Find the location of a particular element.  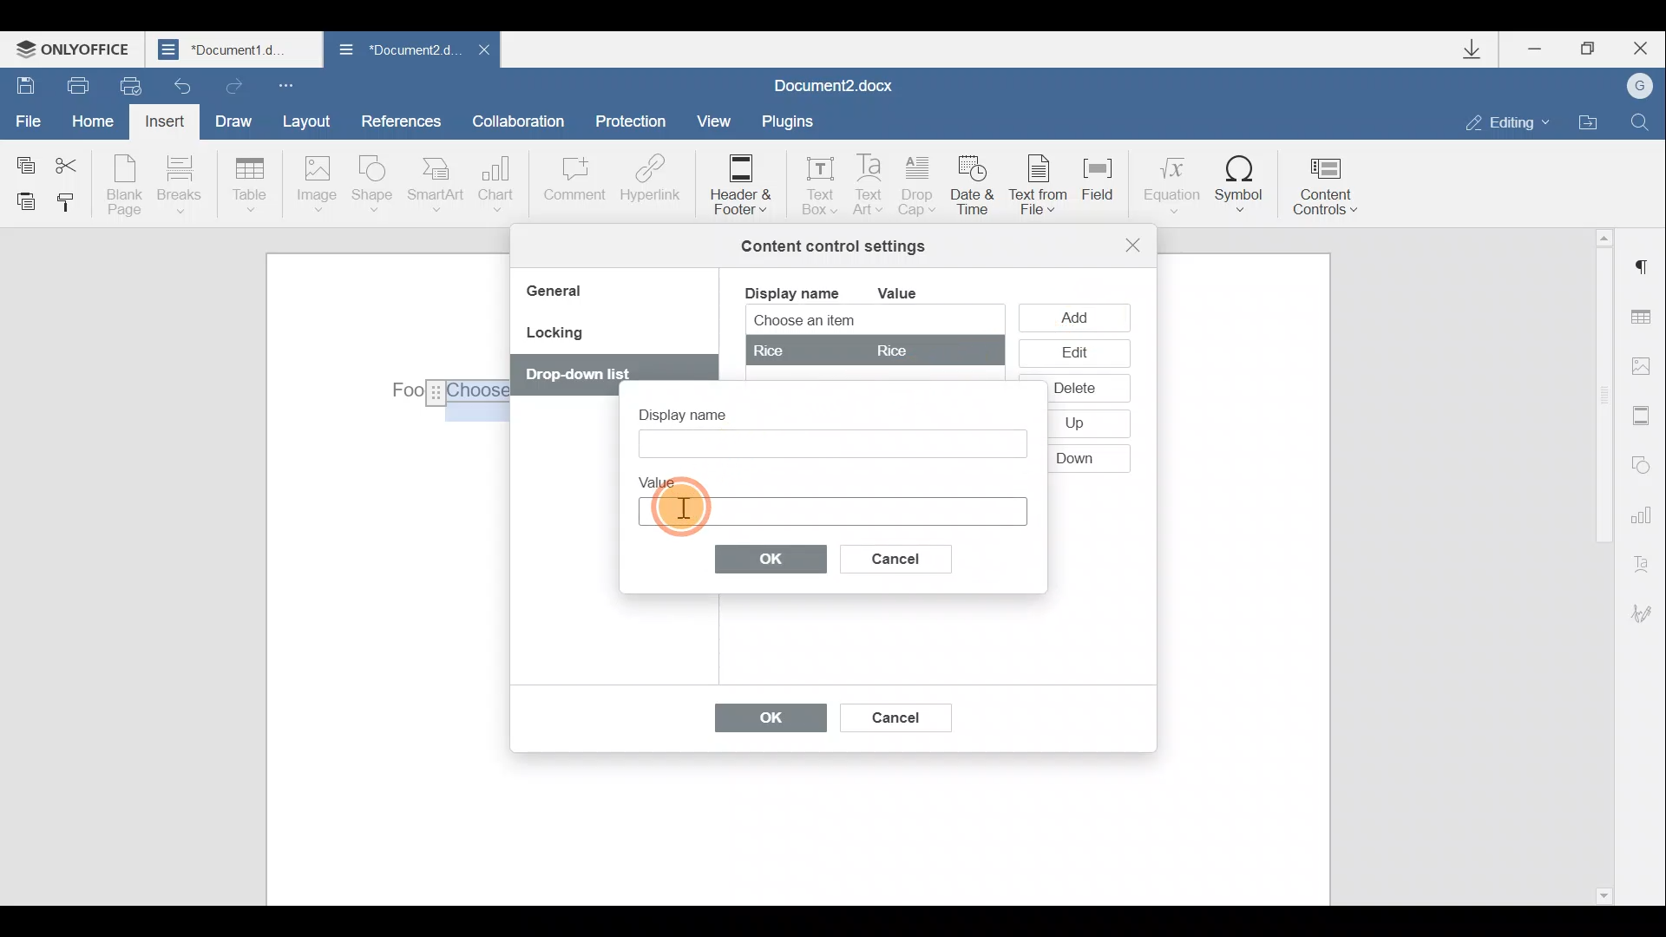

 is located at coordinates (1077, 387).